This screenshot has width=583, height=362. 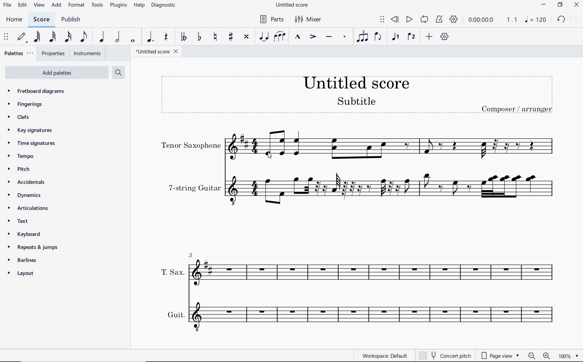 What do you see at coordinates (39, 5) in the screenshot?
I see `VIEW` at bounding box center [39, 5].